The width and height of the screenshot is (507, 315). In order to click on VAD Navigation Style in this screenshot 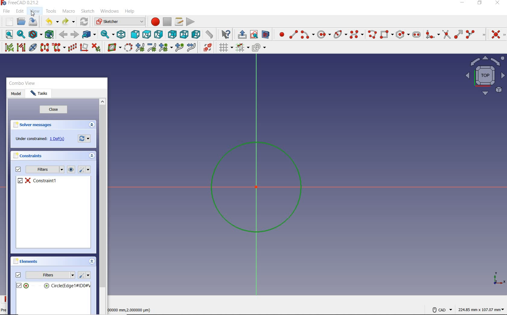, I will do `click(442, 310)`.